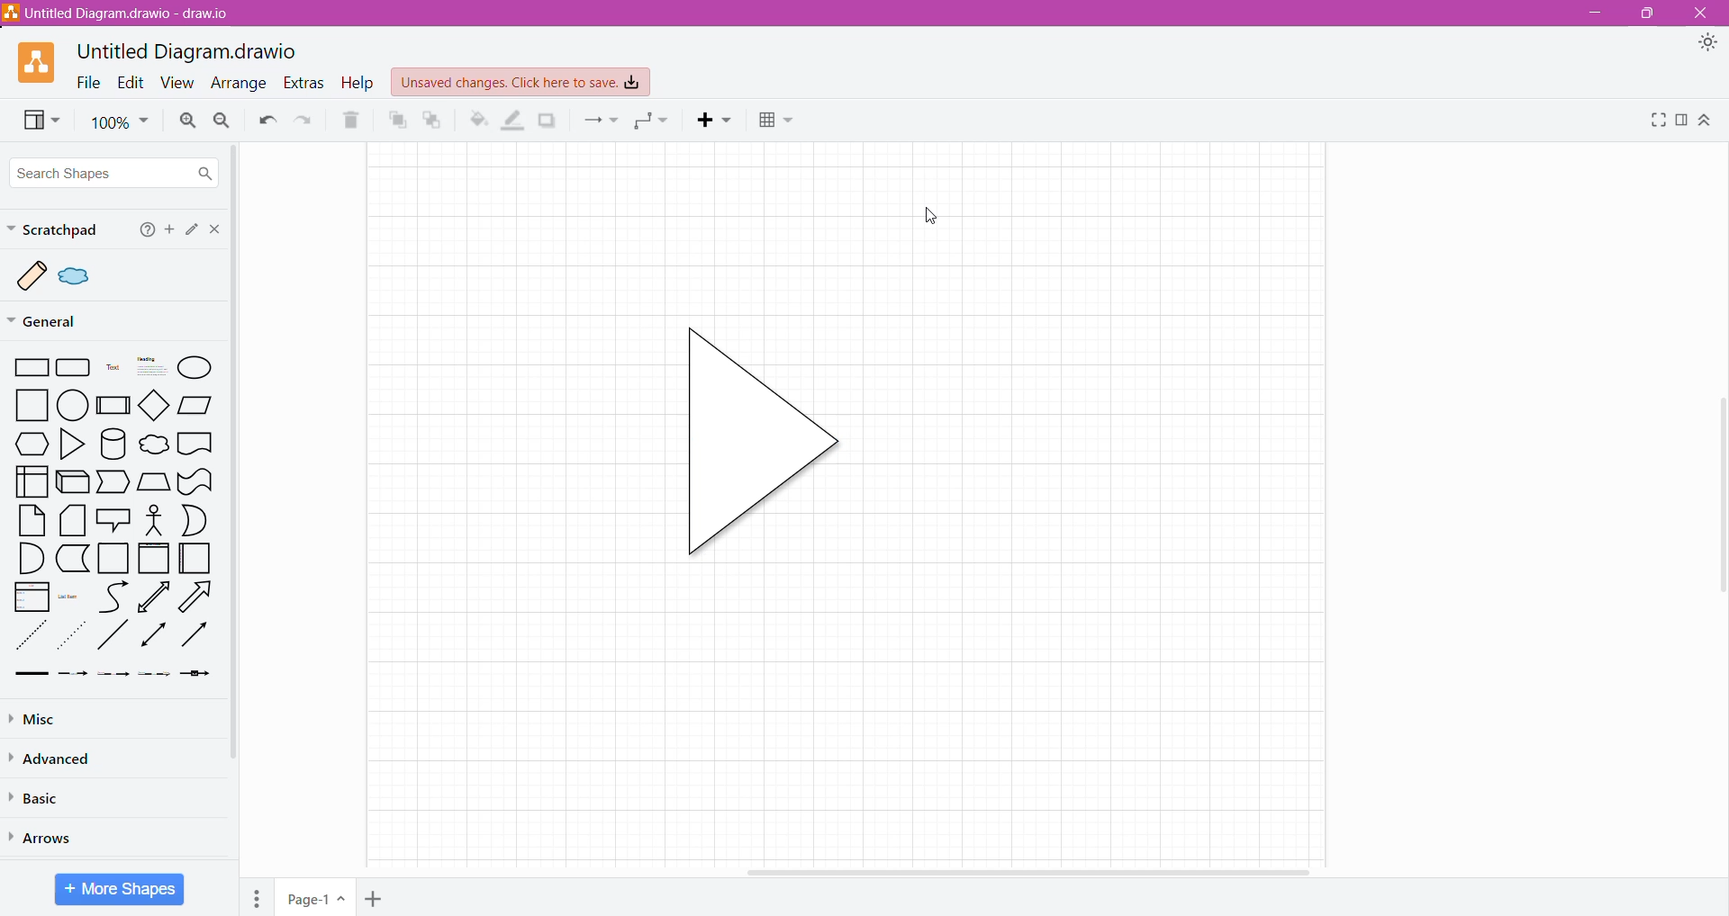  I want to click on General , so click(56, 322).